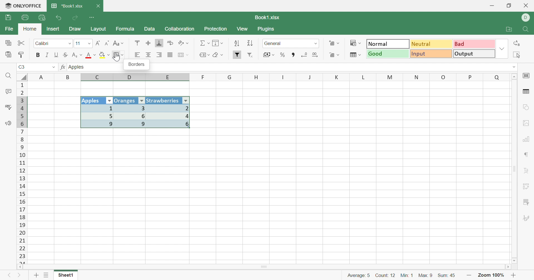 This screenshot has width=534, height=280. Describe the element at coordinates (148, 55) in the screenshot. I see `Align Center` at that location.